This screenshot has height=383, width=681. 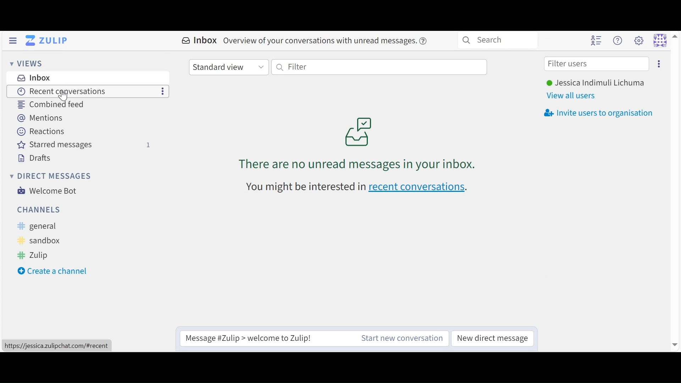 I want to click on User Name, so click(x=597, y=82).